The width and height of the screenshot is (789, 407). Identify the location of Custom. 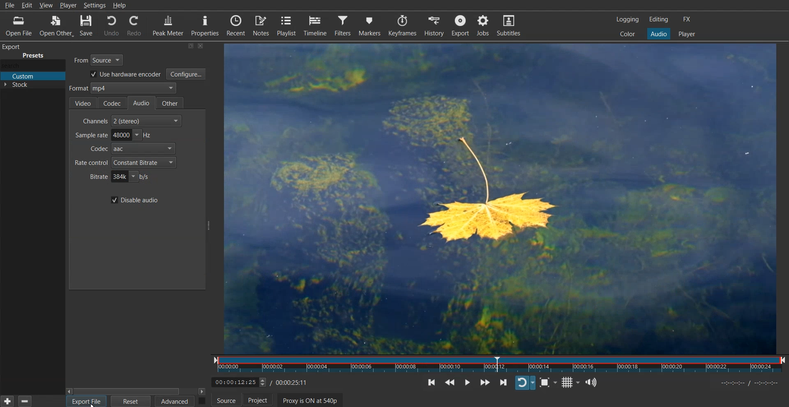
(32, 76).